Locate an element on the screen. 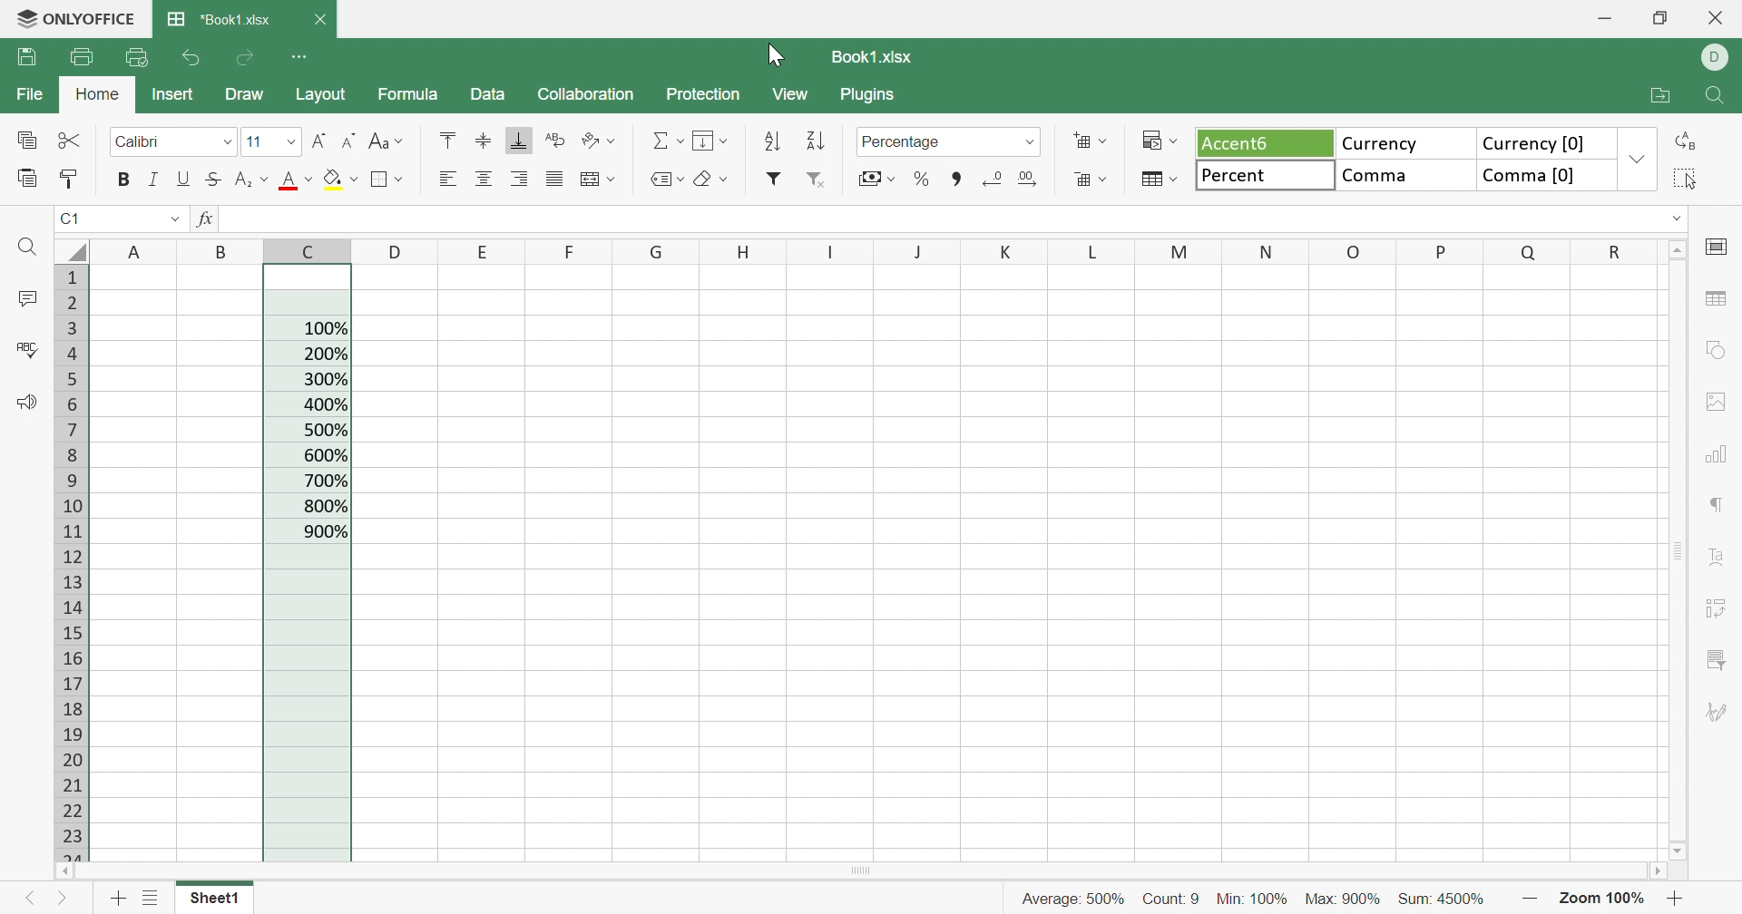  Clear is located at coordinates (710, 180).